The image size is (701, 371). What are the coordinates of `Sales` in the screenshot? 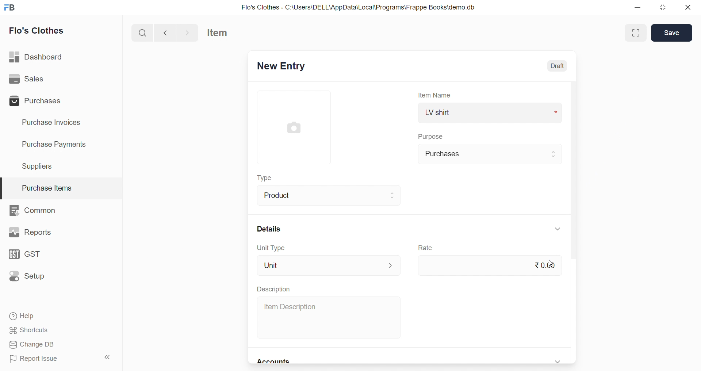 It's located at (38, 79).